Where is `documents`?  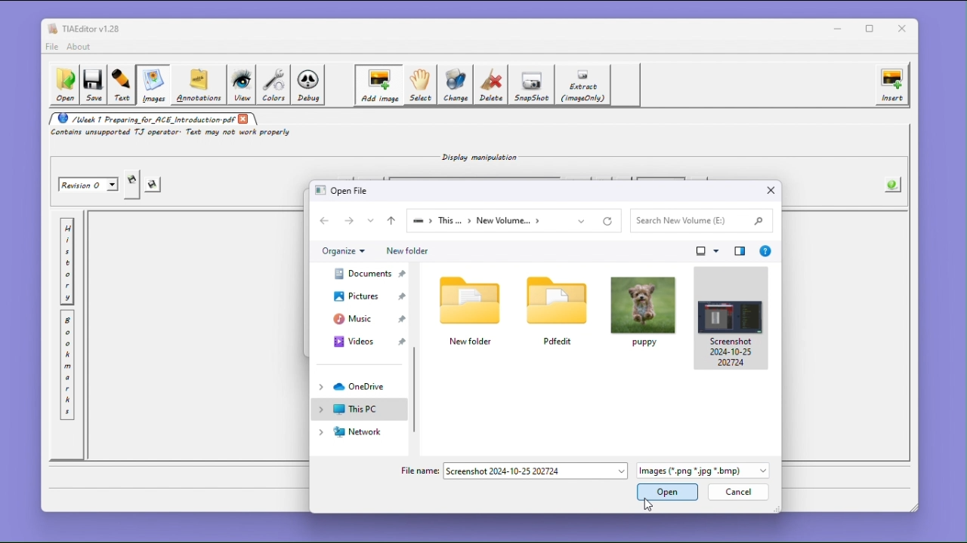 documents is located at coordinates (363, 273).